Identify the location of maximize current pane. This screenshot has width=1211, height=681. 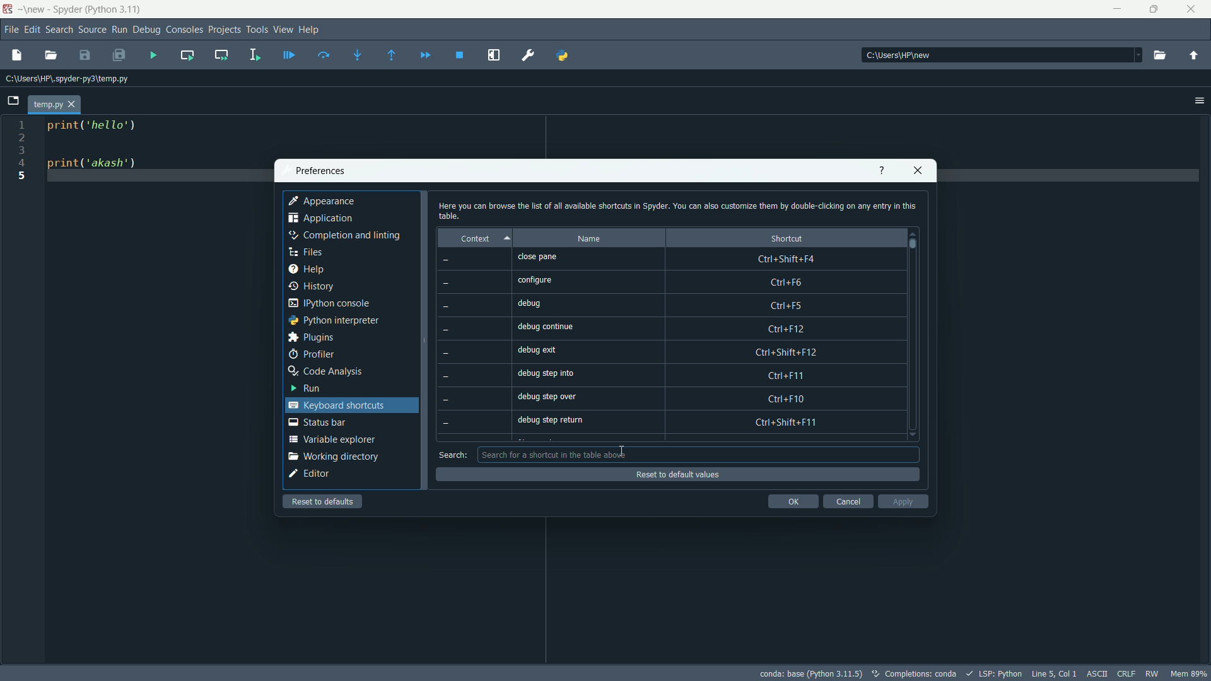
(497, 55).